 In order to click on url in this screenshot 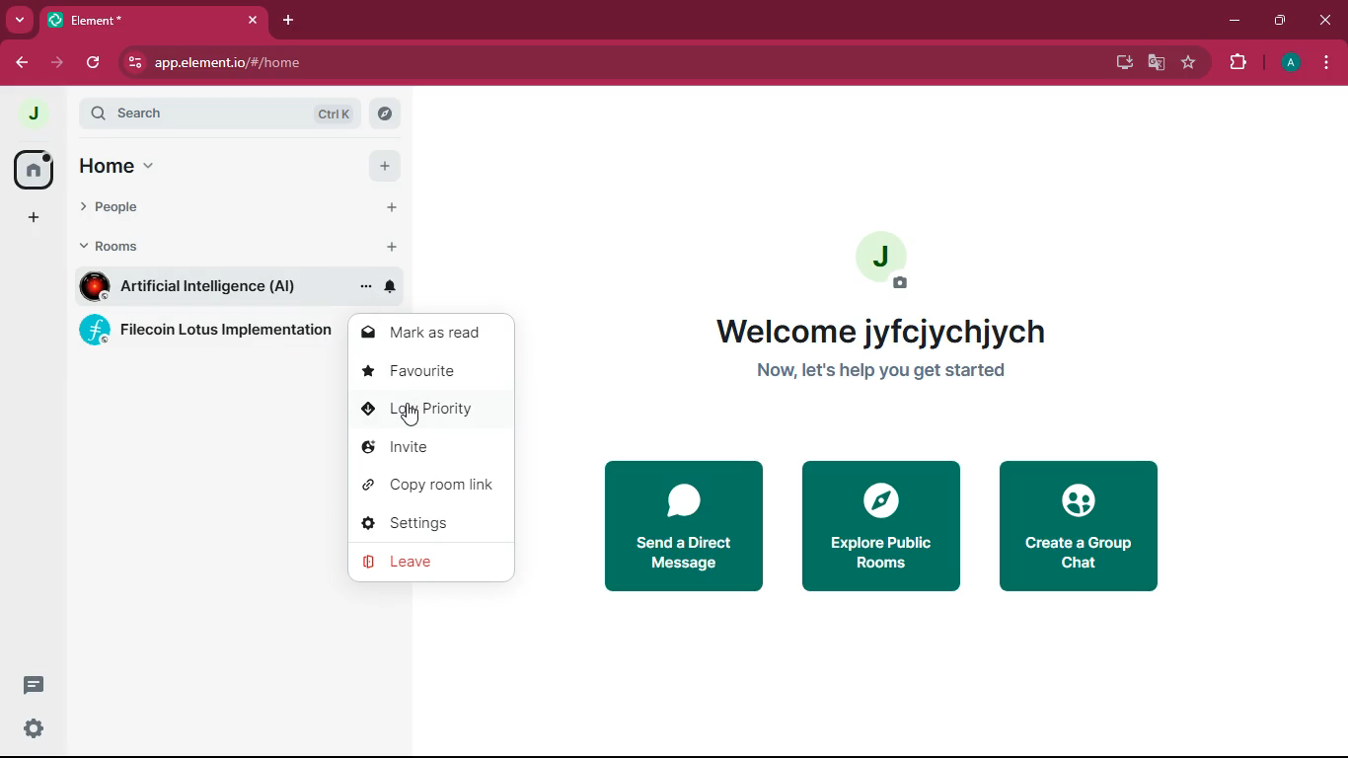, I will do `click(228, 63)`.